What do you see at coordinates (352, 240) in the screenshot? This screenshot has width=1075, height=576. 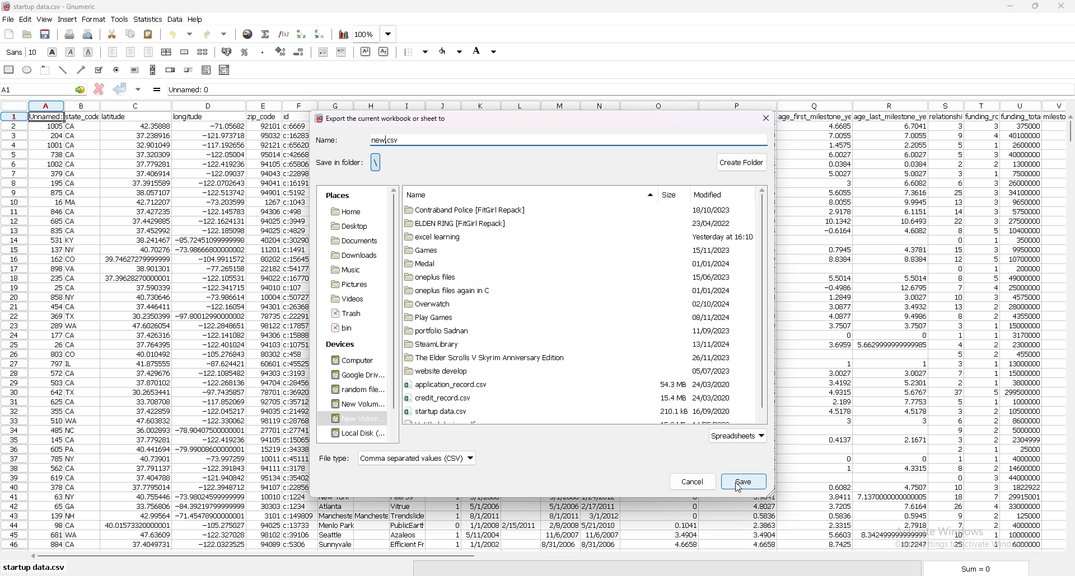 I see `folder` at bounding box center [352, 240].